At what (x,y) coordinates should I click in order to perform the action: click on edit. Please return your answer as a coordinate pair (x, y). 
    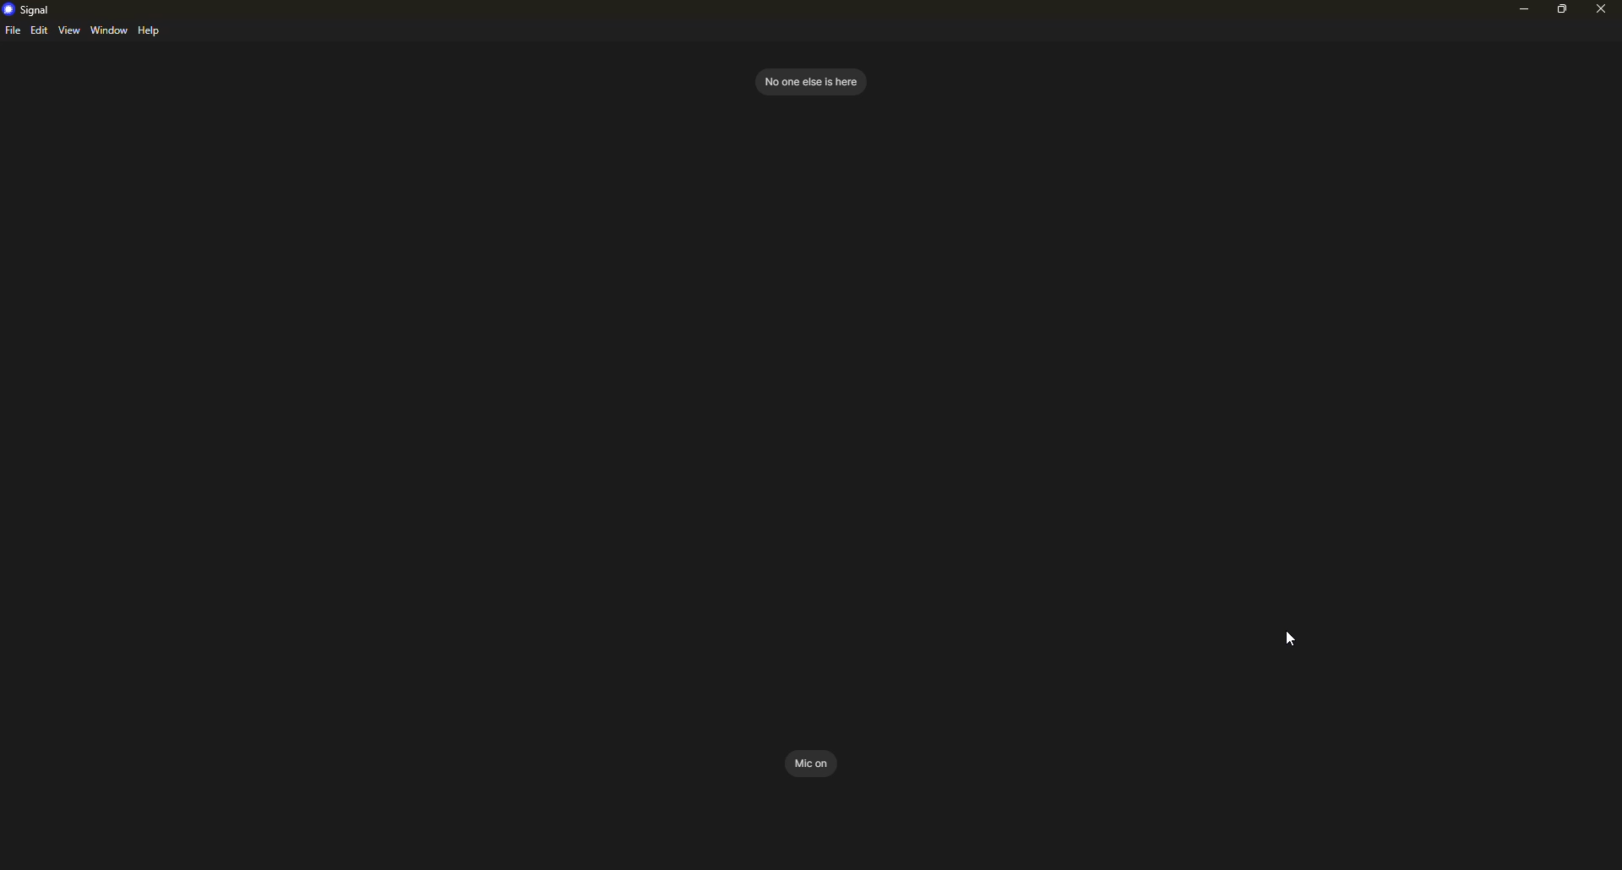
    Looking at the image, I should click on (39, 31).